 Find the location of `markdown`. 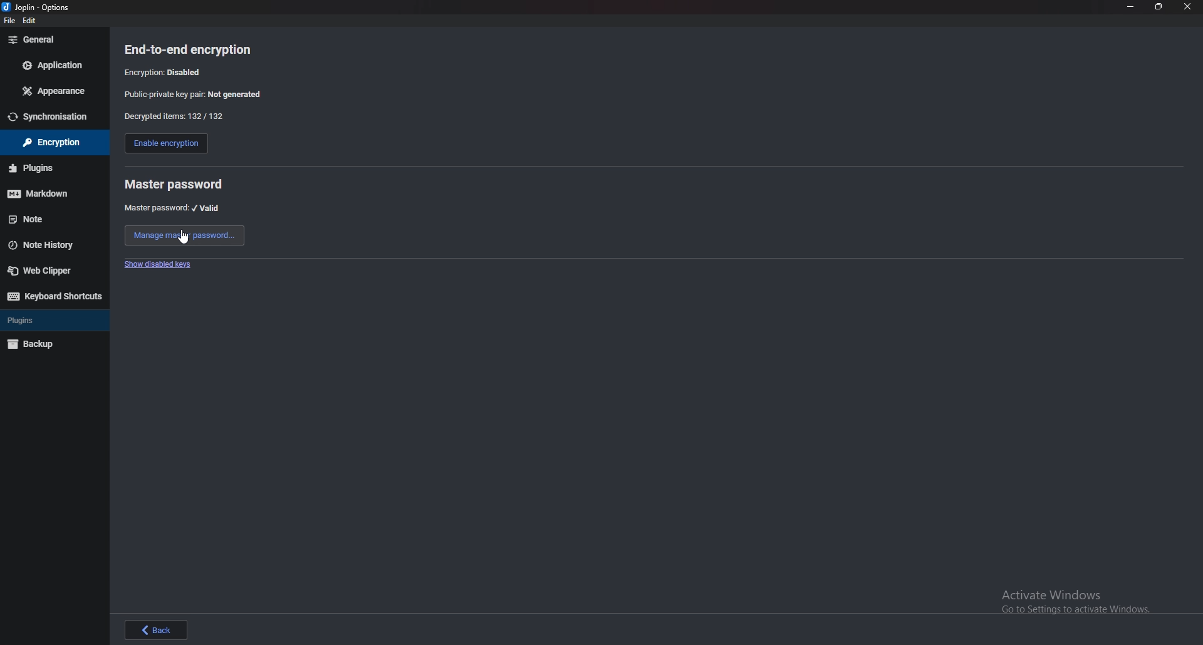

markdown is located at coordinates (50, 194).